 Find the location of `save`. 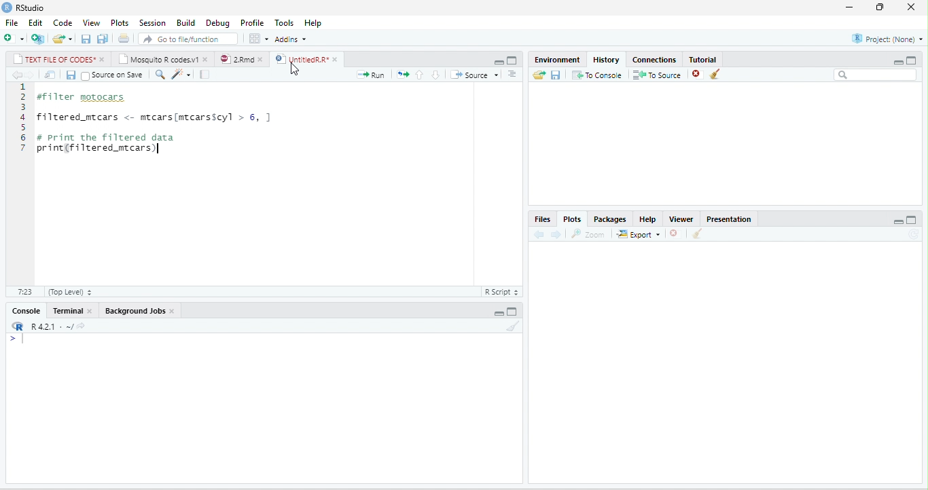

save is located at coordinates (71, 75).